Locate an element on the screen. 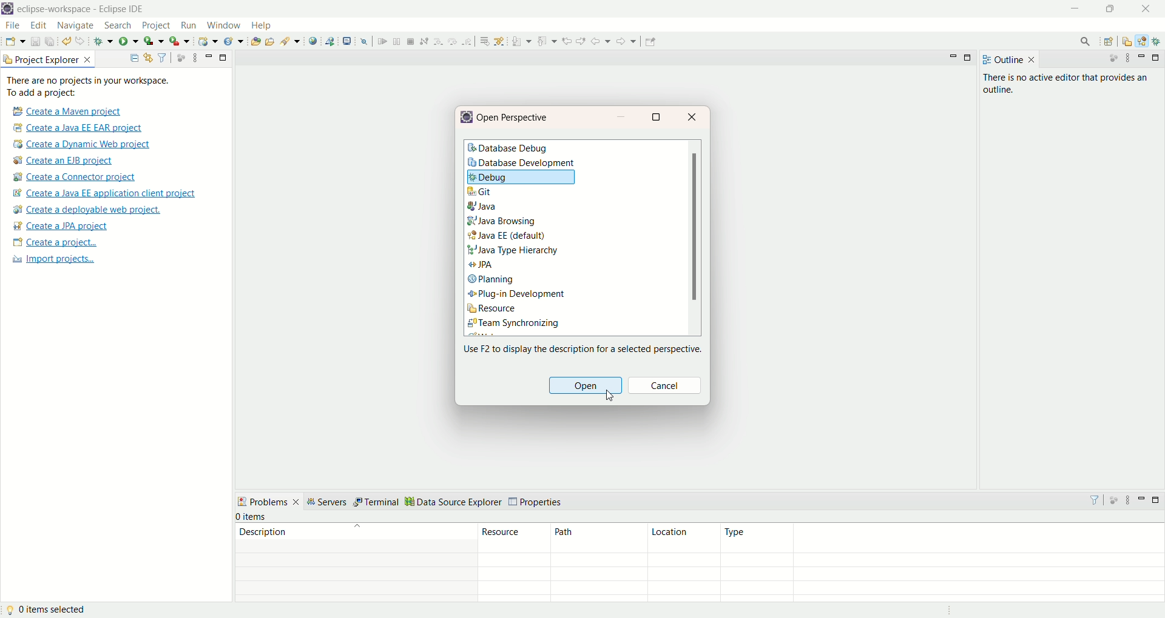 Image resolution: width=1165 pixels, height=618 pixels. problems is located at coordinates (270, 503).